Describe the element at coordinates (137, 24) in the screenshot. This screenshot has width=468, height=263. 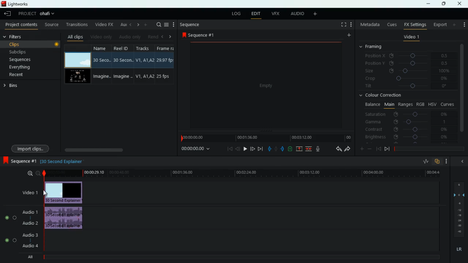
I see `right` at that location.